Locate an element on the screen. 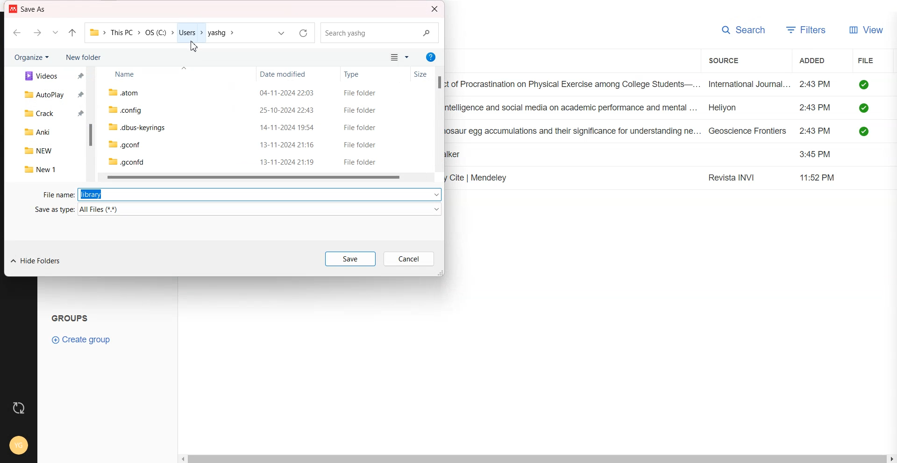  Go back is located at coordinates (16, 33).